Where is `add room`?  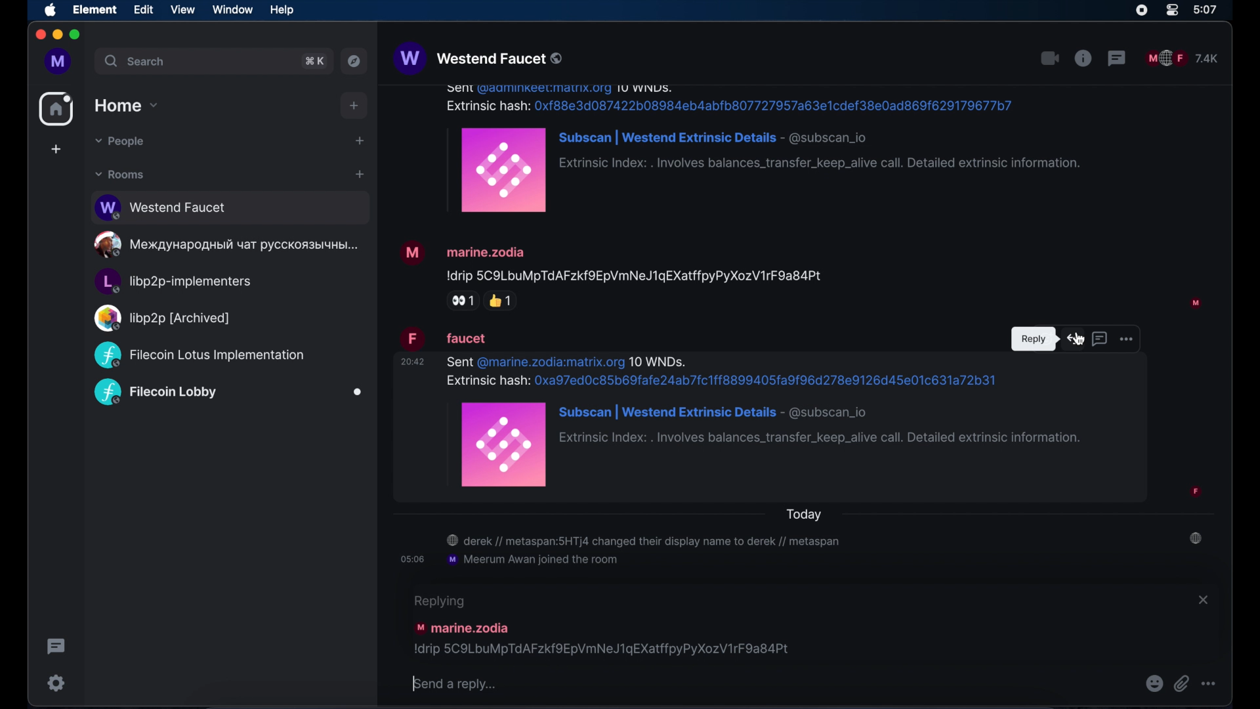 add room is located at coordinates (360, 175).